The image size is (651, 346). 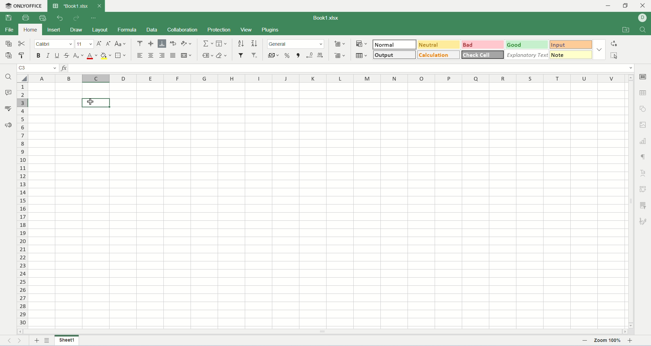 I want to click on sort ascending, so click(x=241, y=43).